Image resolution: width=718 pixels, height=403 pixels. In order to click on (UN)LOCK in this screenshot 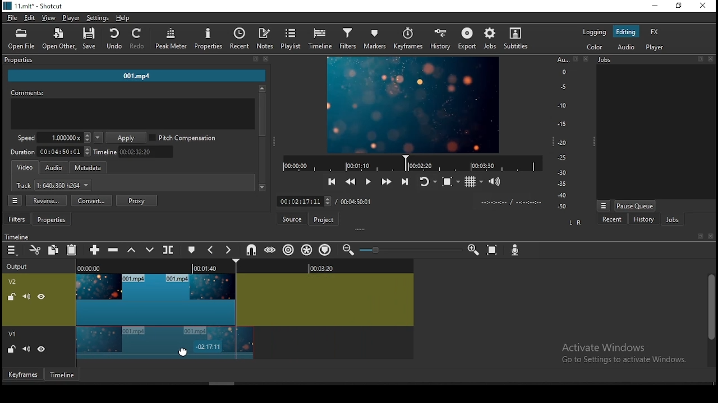, I will do `click(11, 350)`.